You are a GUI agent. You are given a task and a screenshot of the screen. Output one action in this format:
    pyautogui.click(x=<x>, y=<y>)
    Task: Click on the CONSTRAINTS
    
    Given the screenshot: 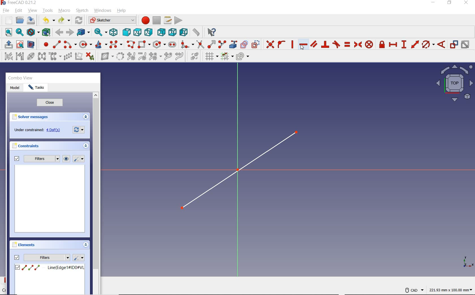 What is the action you would take?
    pyautogui.click(x=25, y=145)
    